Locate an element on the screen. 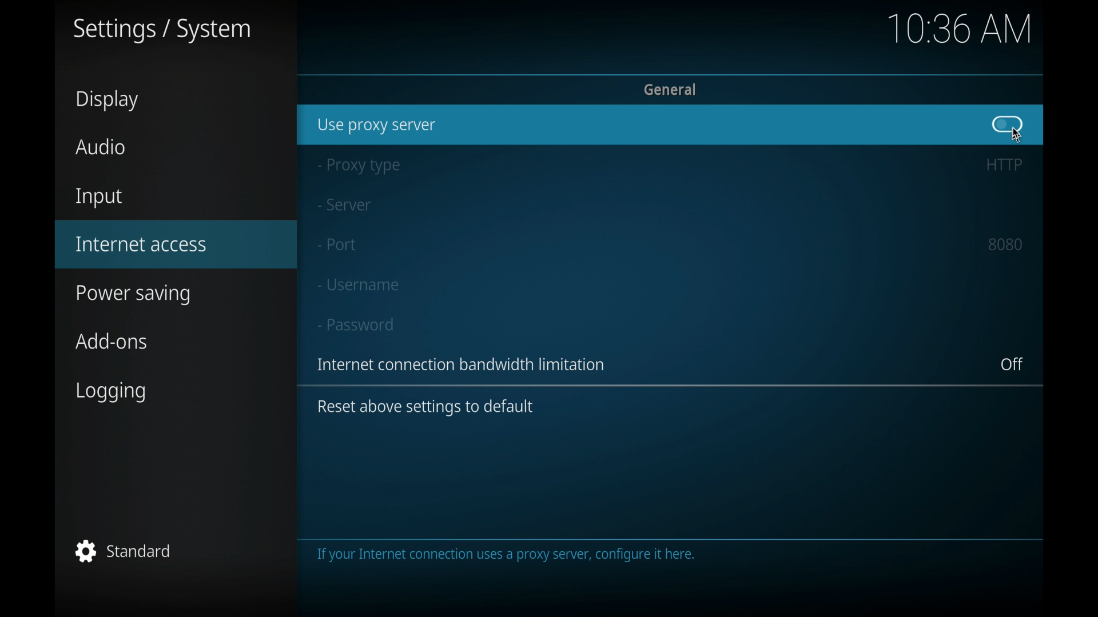 This screenshot has width=1098, height=617. input is located at coordinates (99, 198).